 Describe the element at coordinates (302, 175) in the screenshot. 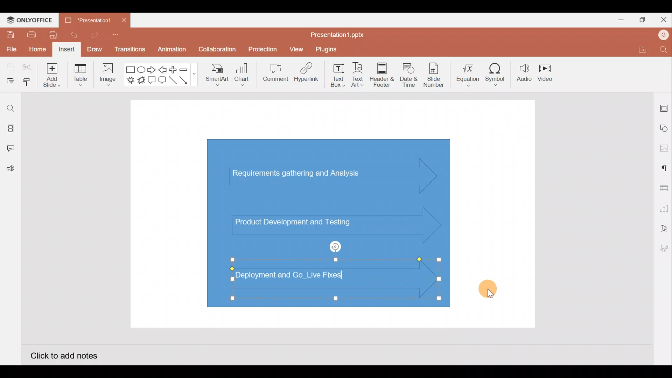

I see `Text (Requirements gathering and Analysis) in arrow shape` at that location.